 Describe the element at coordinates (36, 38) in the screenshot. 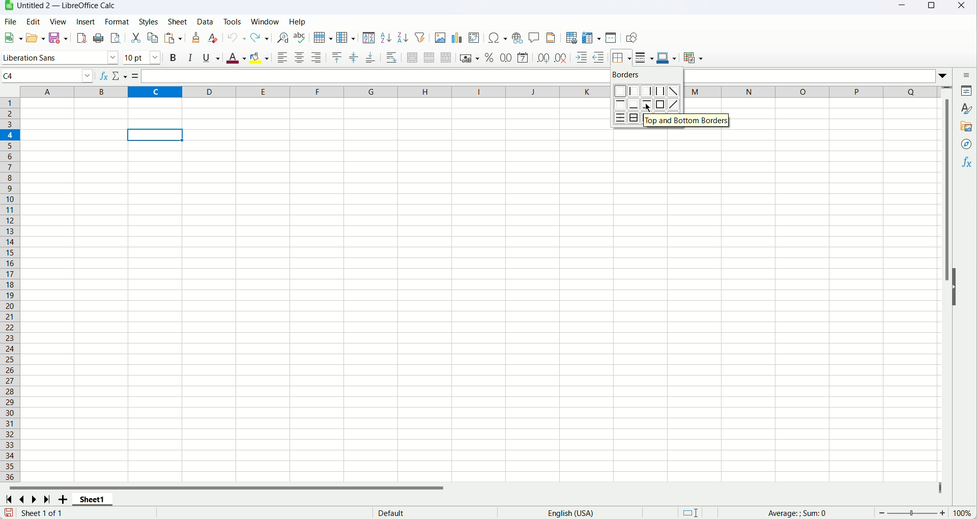

I see `Open` at that location.